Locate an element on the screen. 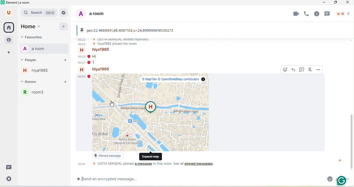 The image size is (354, 187). hiya 1985 is located at coordinates (39, 72).